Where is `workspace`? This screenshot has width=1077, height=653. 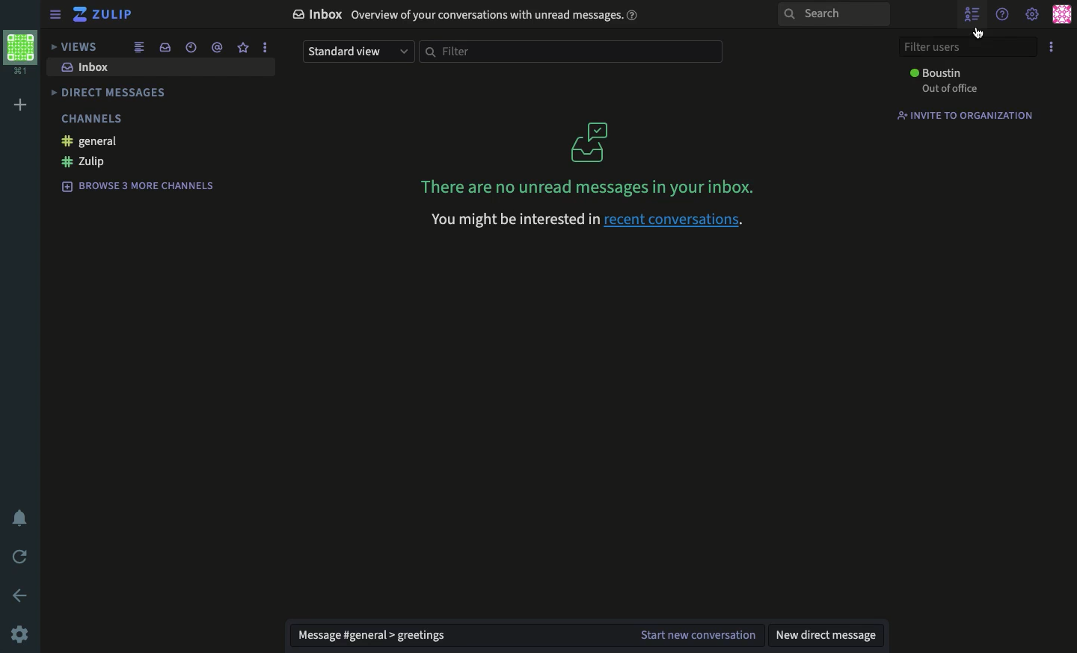
workspace is located at coordinates (20, 55).